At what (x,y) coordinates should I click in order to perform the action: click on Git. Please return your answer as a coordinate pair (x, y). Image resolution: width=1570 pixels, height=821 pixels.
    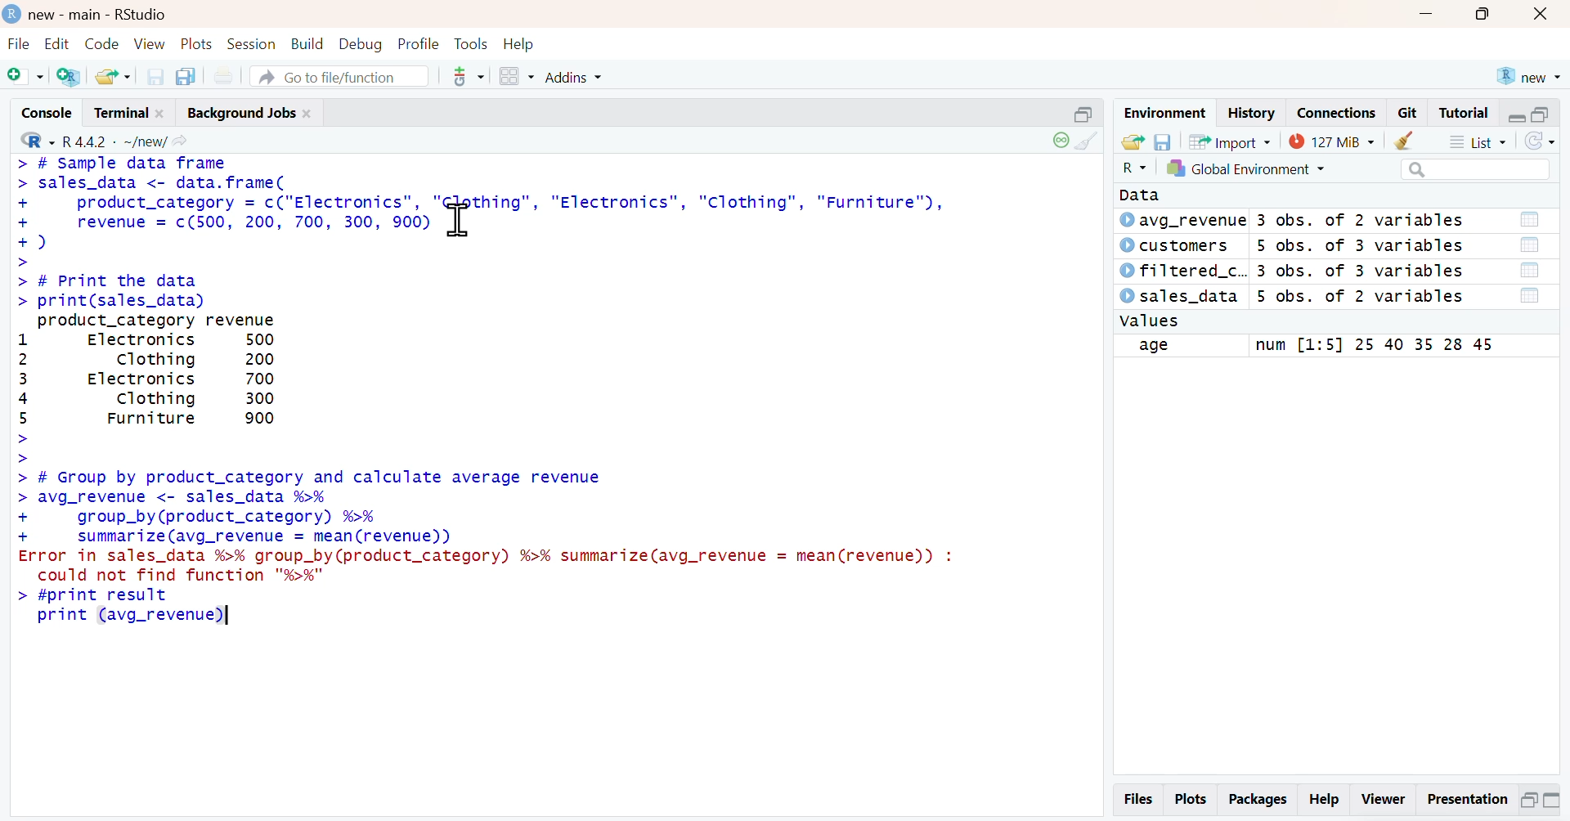
    Looking at the image, I should click on (1408, 113).